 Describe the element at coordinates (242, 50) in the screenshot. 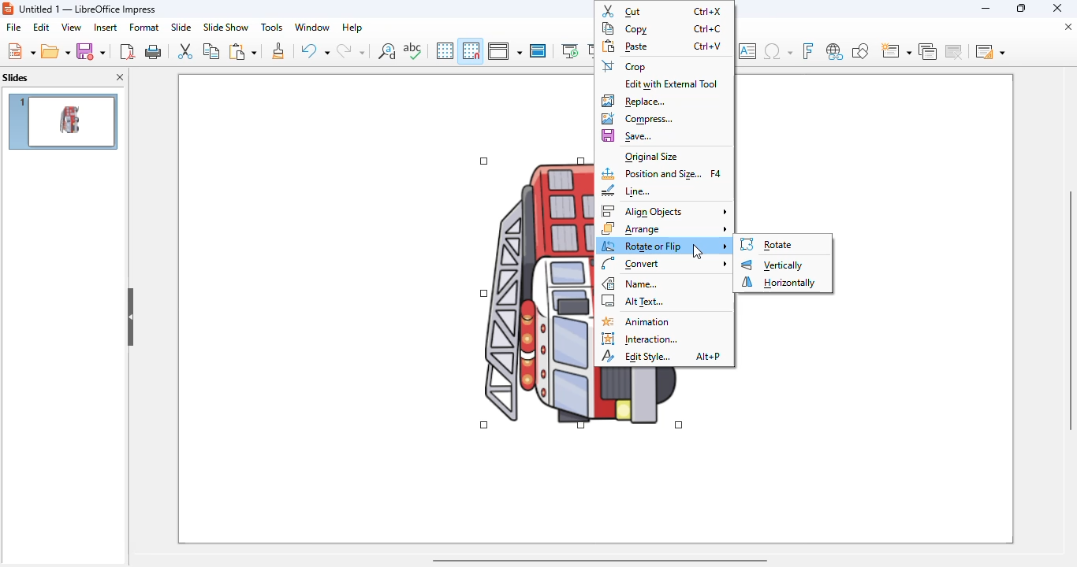

I see `paste` at that location.